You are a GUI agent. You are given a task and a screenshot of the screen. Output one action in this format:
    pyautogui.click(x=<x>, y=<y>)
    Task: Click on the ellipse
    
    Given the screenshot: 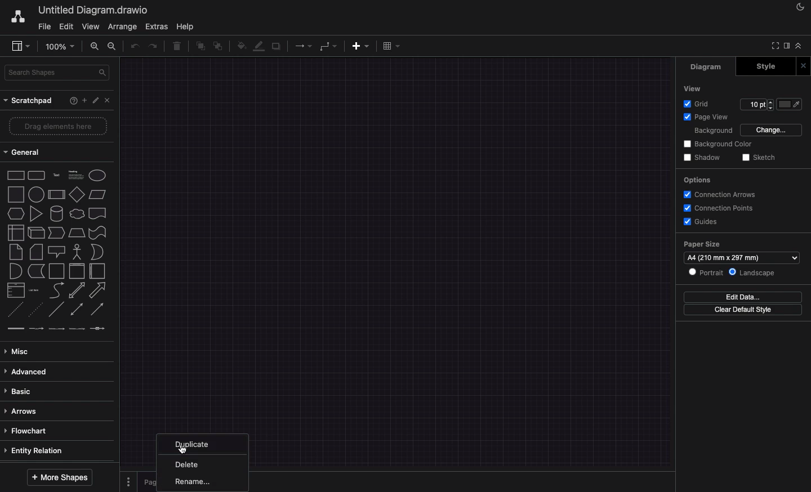 What is the action you would take?
    pyautogui.click(x=97, y=176)
    